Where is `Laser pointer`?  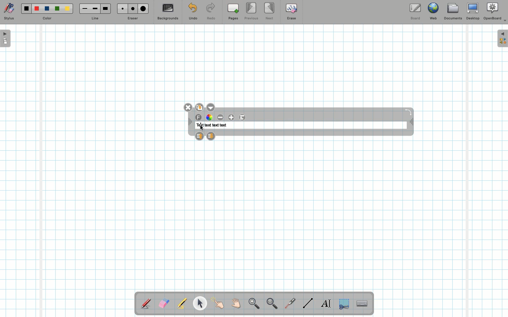 Laser pointer is located at coordinates (289, 304).